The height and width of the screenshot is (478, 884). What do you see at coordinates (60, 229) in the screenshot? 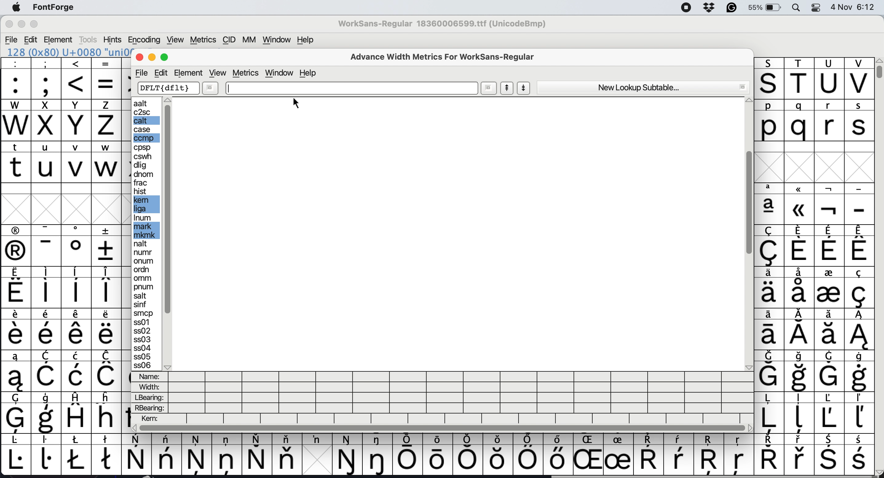
I see `special characters` at bounding box center [60, 229].